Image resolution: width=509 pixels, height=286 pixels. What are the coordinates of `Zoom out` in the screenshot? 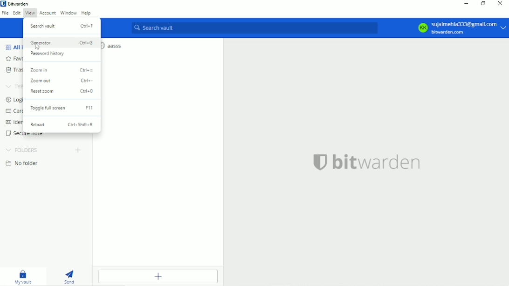 It's located at (62, 81).